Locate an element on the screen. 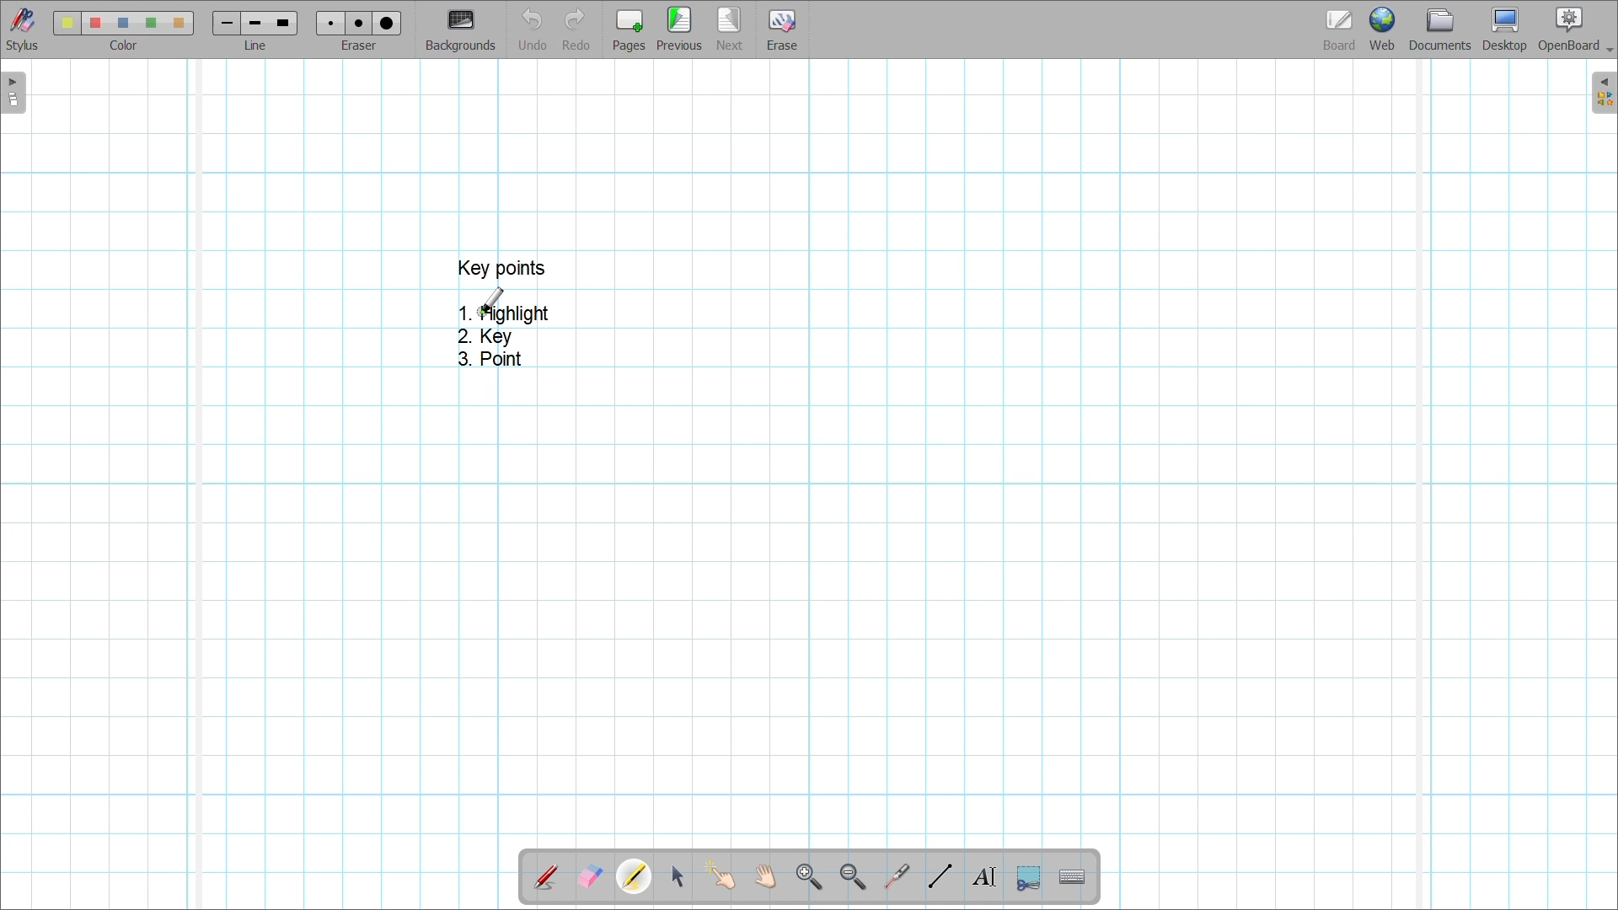 The height and width of the screenshot is (910, 1618). color5 is located at coordinates (177, 24).